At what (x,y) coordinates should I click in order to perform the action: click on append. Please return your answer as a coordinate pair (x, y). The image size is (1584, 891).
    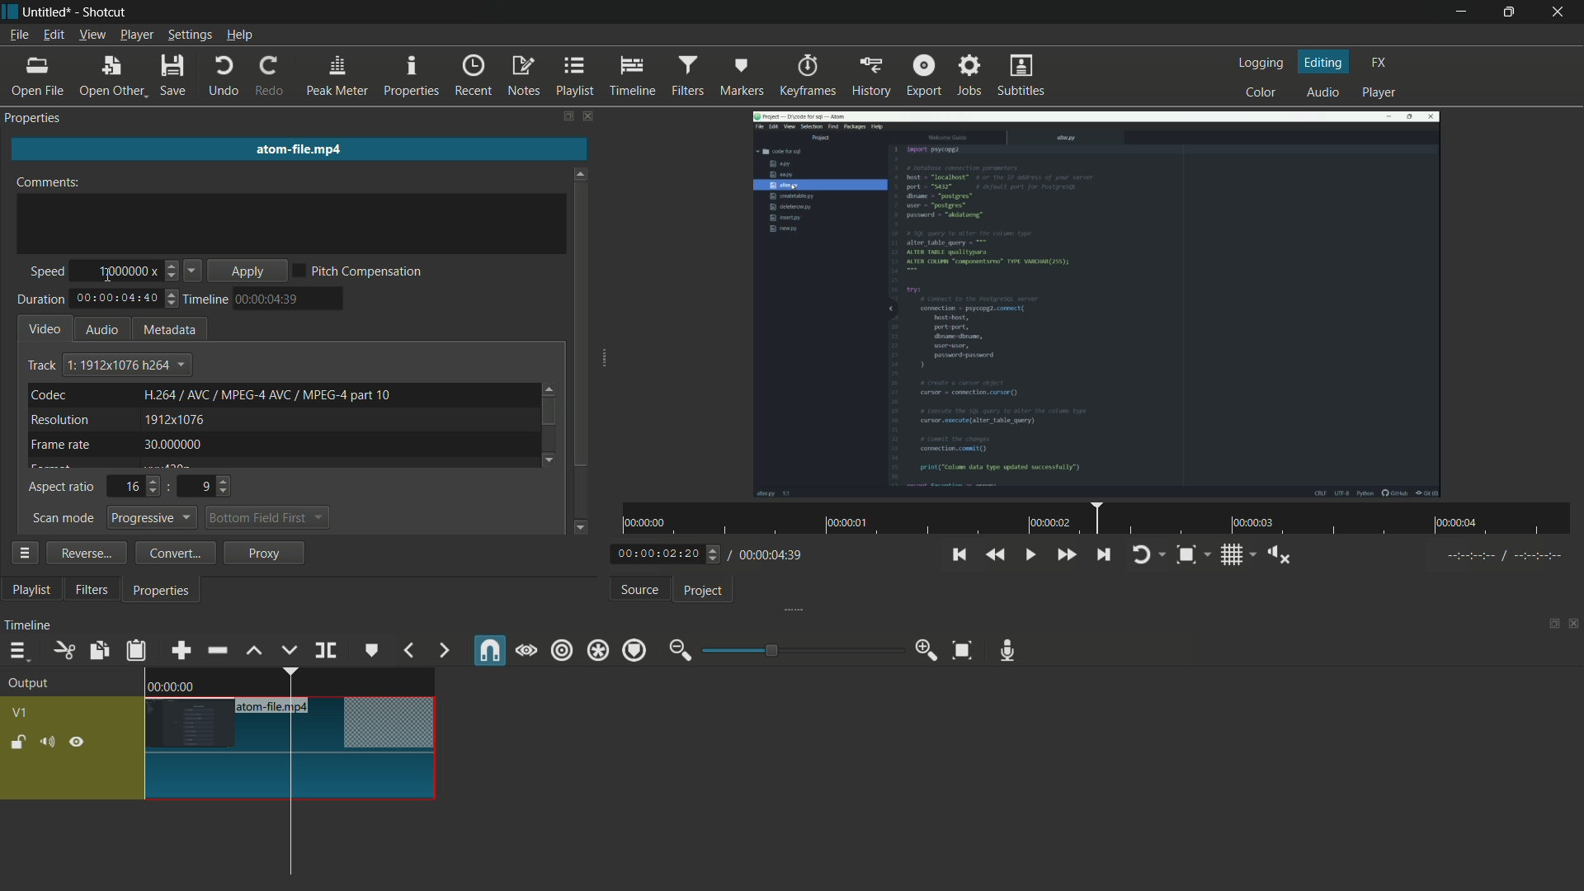
    Looking at the image, I should click on (180, 651).